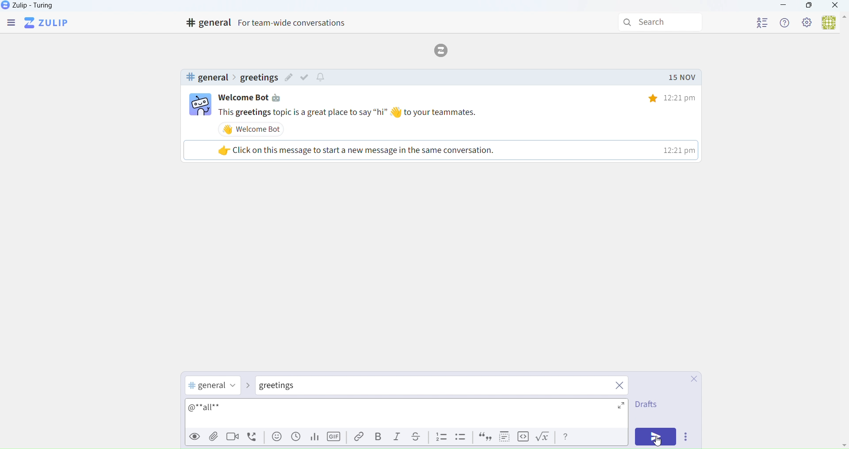  I want to click on Preview, so click(193, 437).